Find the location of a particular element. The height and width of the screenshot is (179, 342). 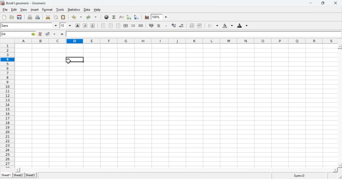

Print preview is located at coordinates (38, 17).